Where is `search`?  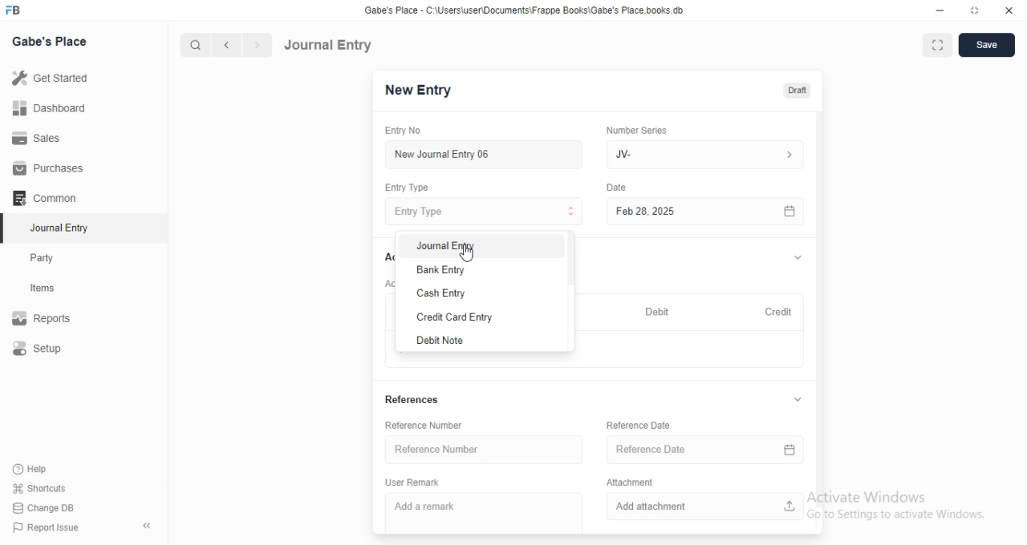
search is located at coordinates (197, 45).